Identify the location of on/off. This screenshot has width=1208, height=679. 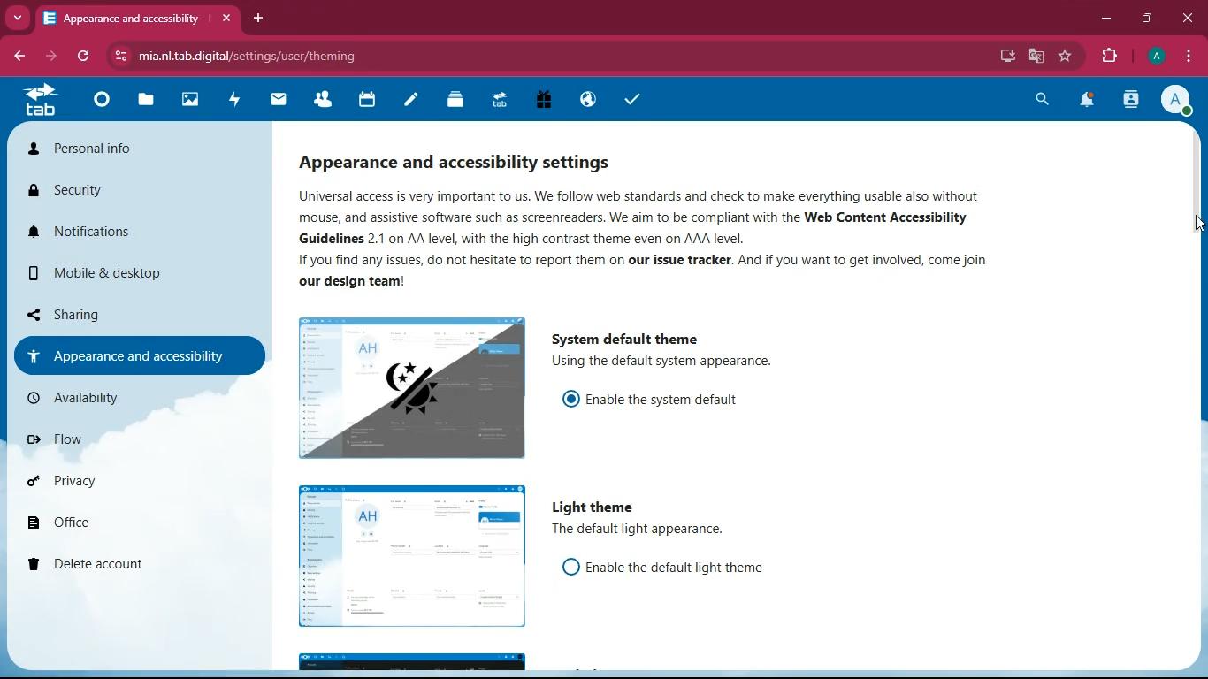
(563, 566).